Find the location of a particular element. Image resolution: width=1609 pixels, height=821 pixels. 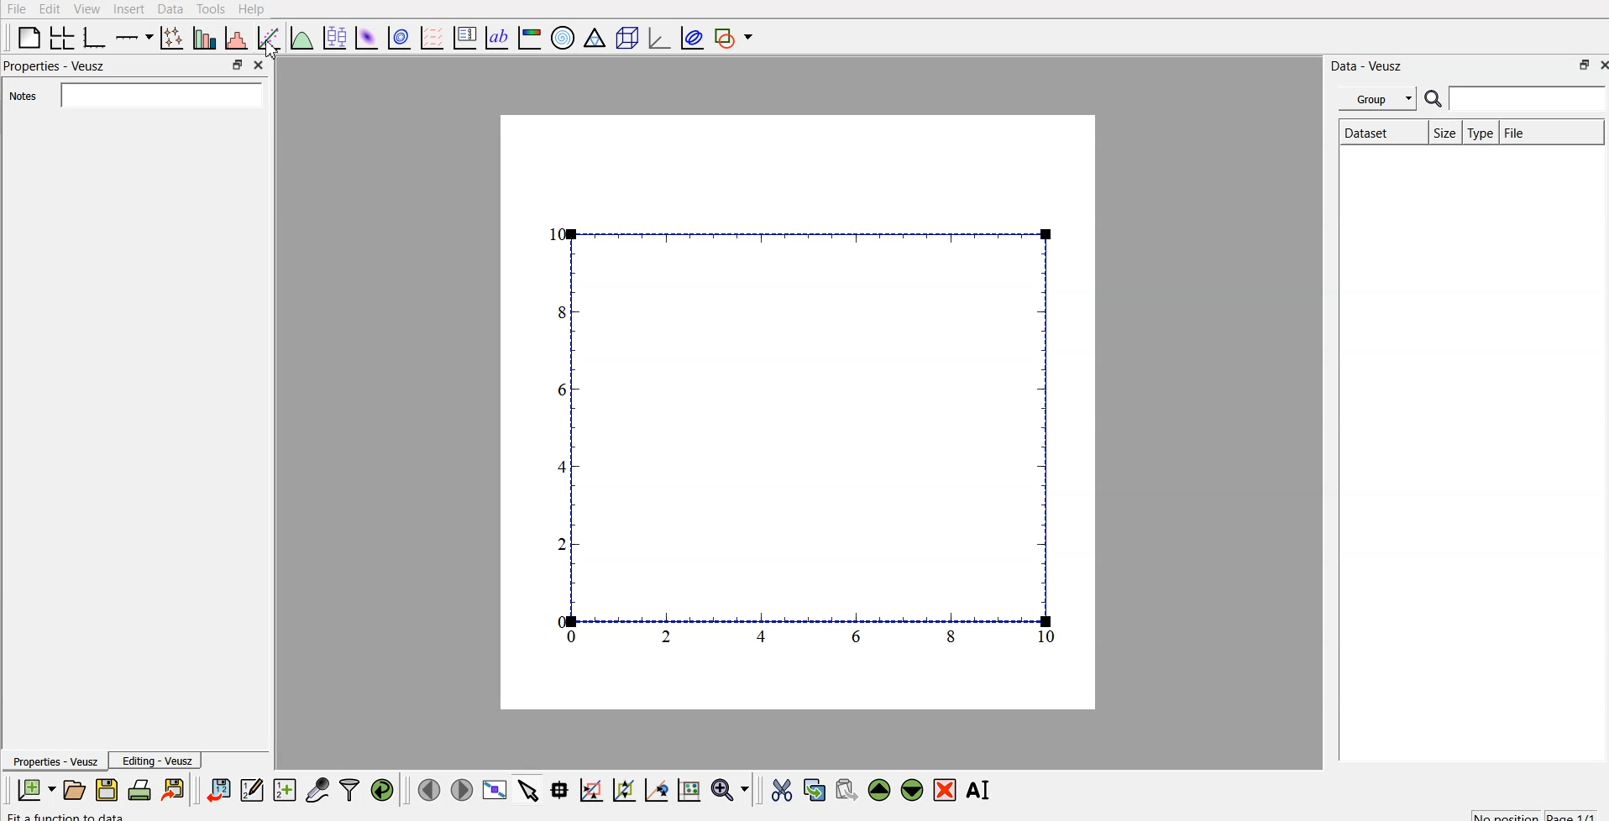

move down the selected widget is located at coordinates (912, 790).